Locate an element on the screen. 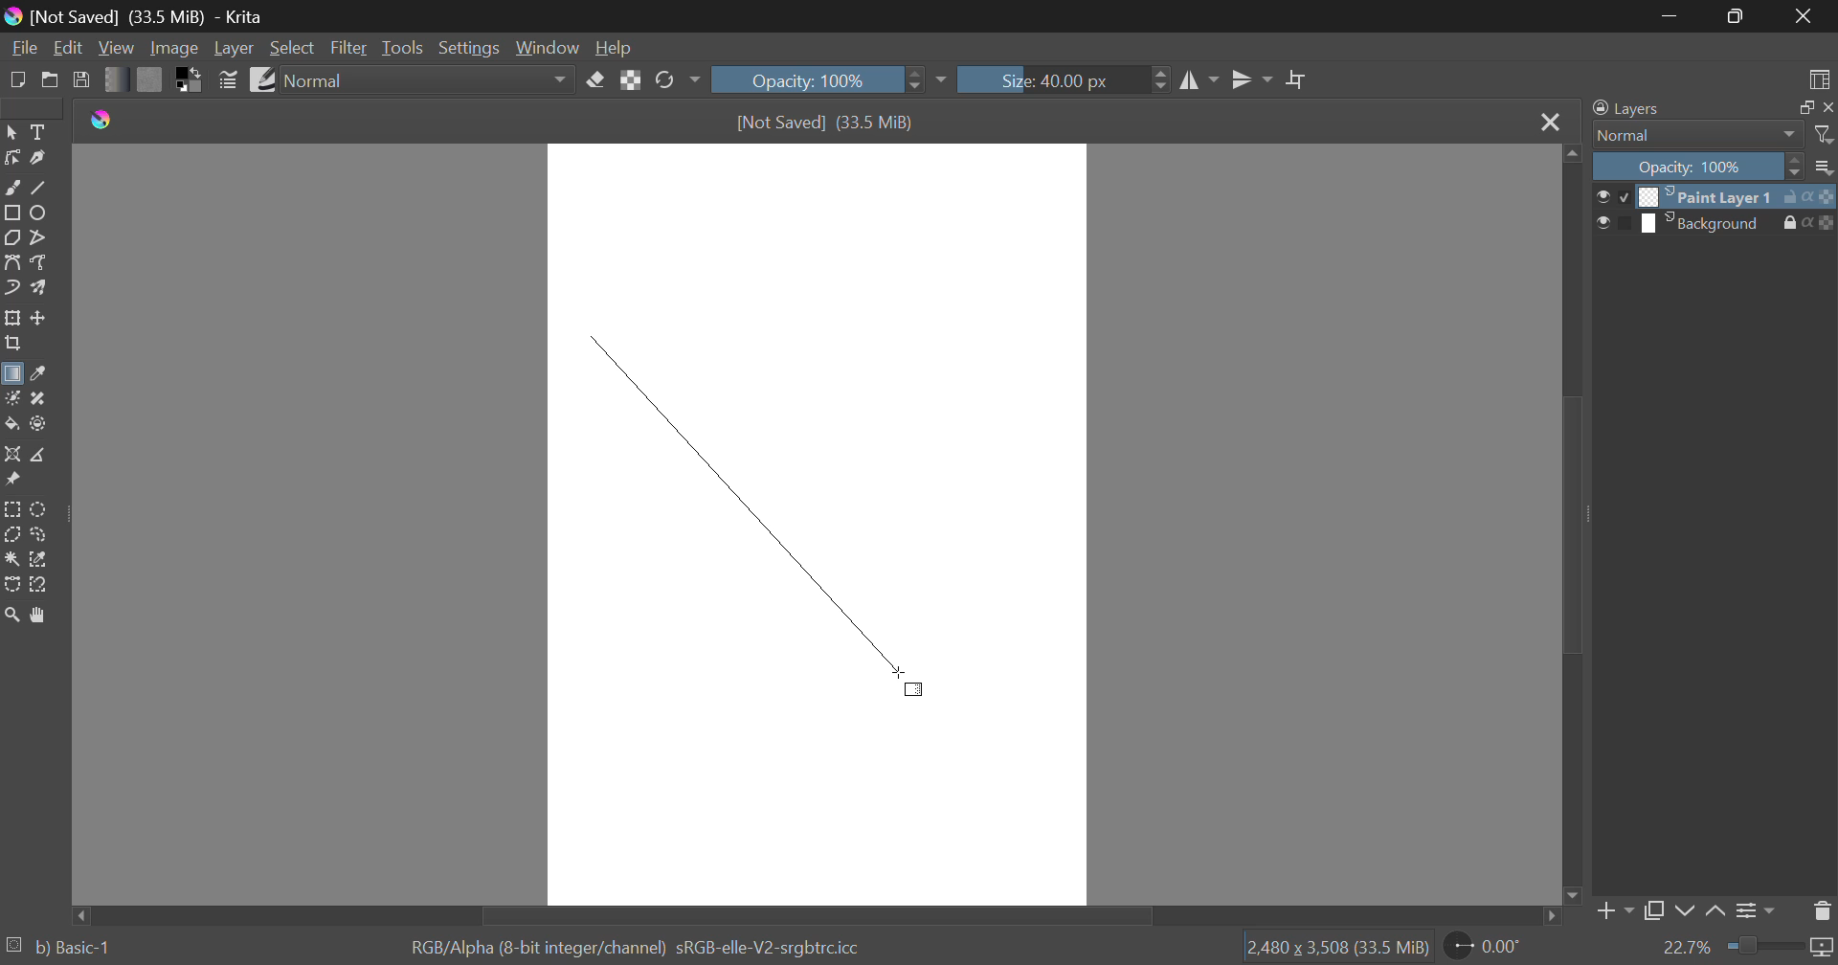  Circular Selection is located at coordinates (41, 509).